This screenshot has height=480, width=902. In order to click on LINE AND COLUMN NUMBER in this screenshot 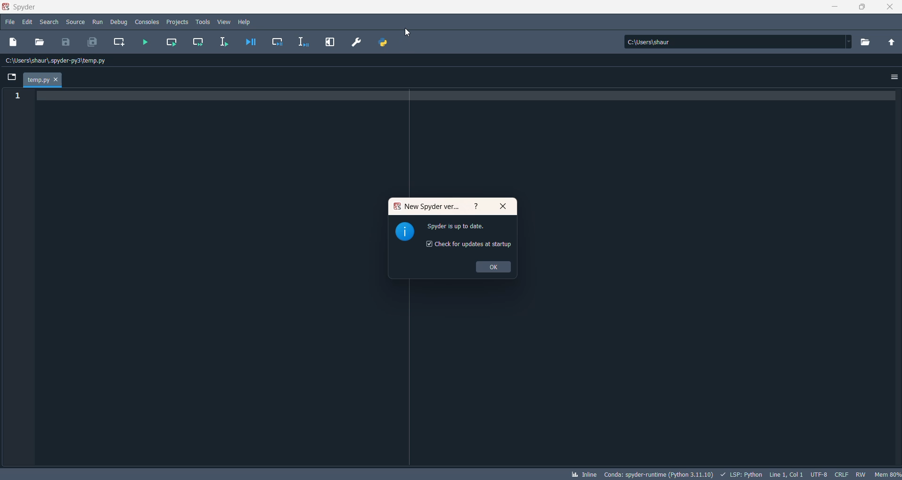, I will do `click(785, 474)`.